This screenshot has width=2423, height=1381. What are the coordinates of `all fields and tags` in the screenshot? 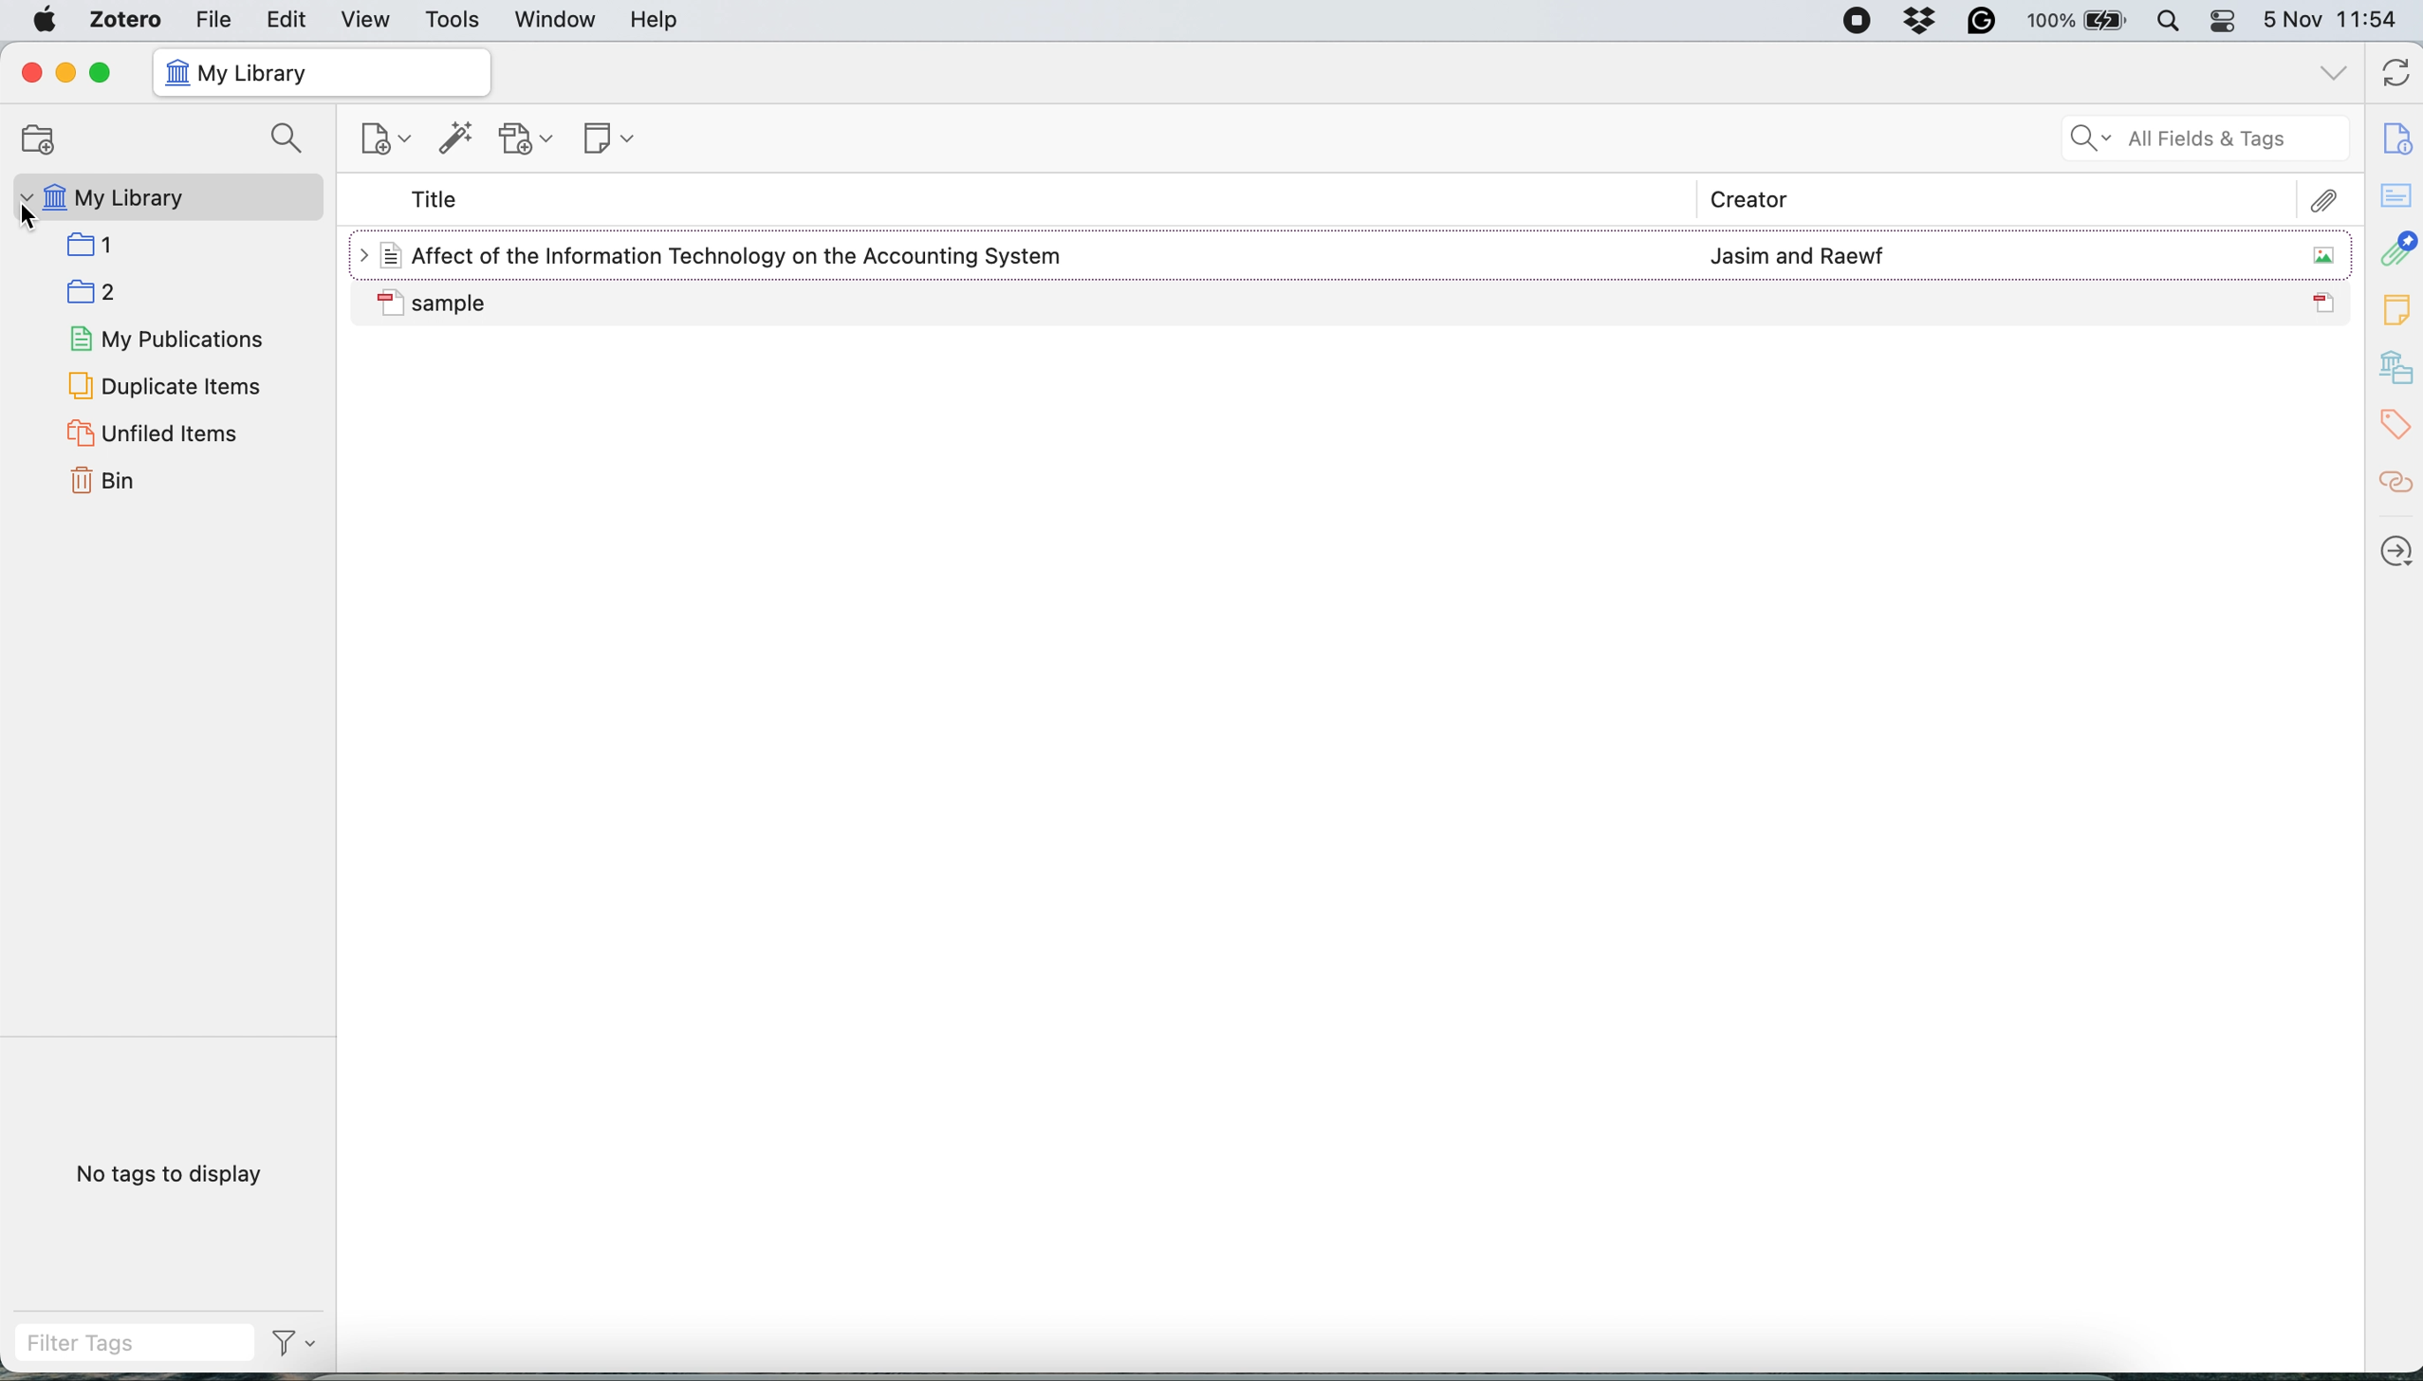 It's located at (2199, 141).